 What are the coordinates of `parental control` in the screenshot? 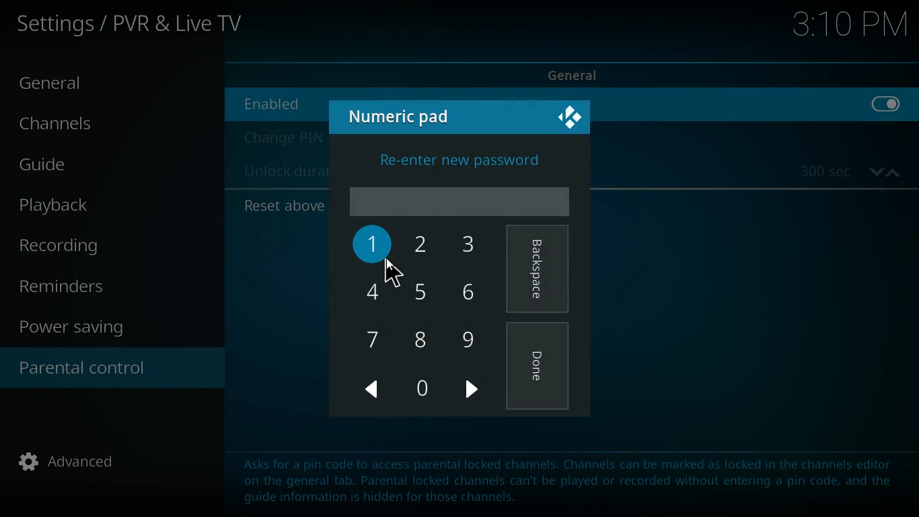 It's located at (112, 370).